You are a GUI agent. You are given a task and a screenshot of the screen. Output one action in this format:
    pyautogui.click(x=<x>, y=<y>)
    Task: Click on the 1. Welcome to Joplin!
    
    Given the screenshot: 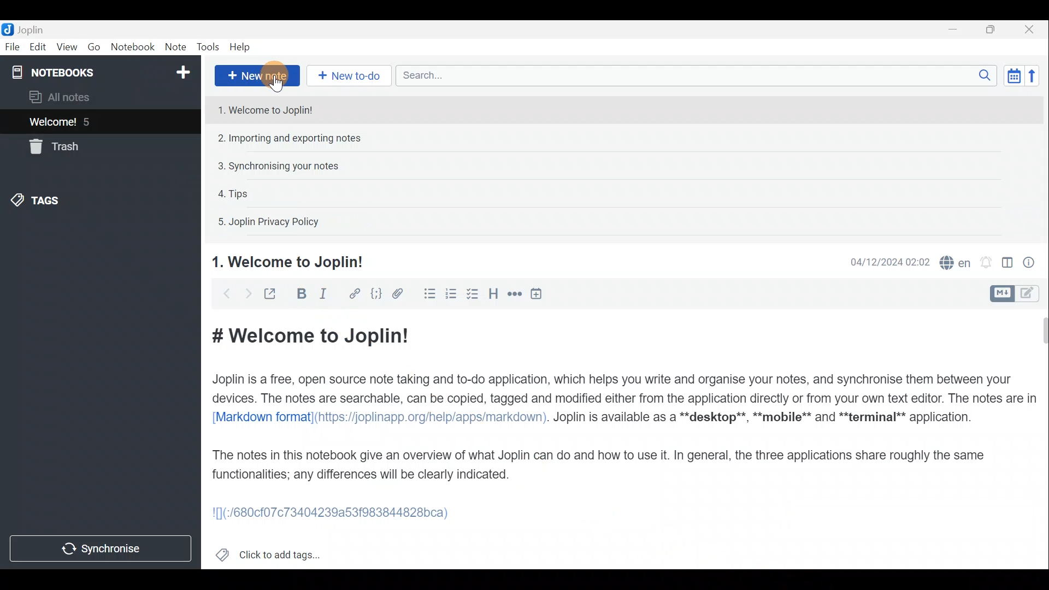 What is the action you would take?
    pyautogui.click(x=288, y=261)
    